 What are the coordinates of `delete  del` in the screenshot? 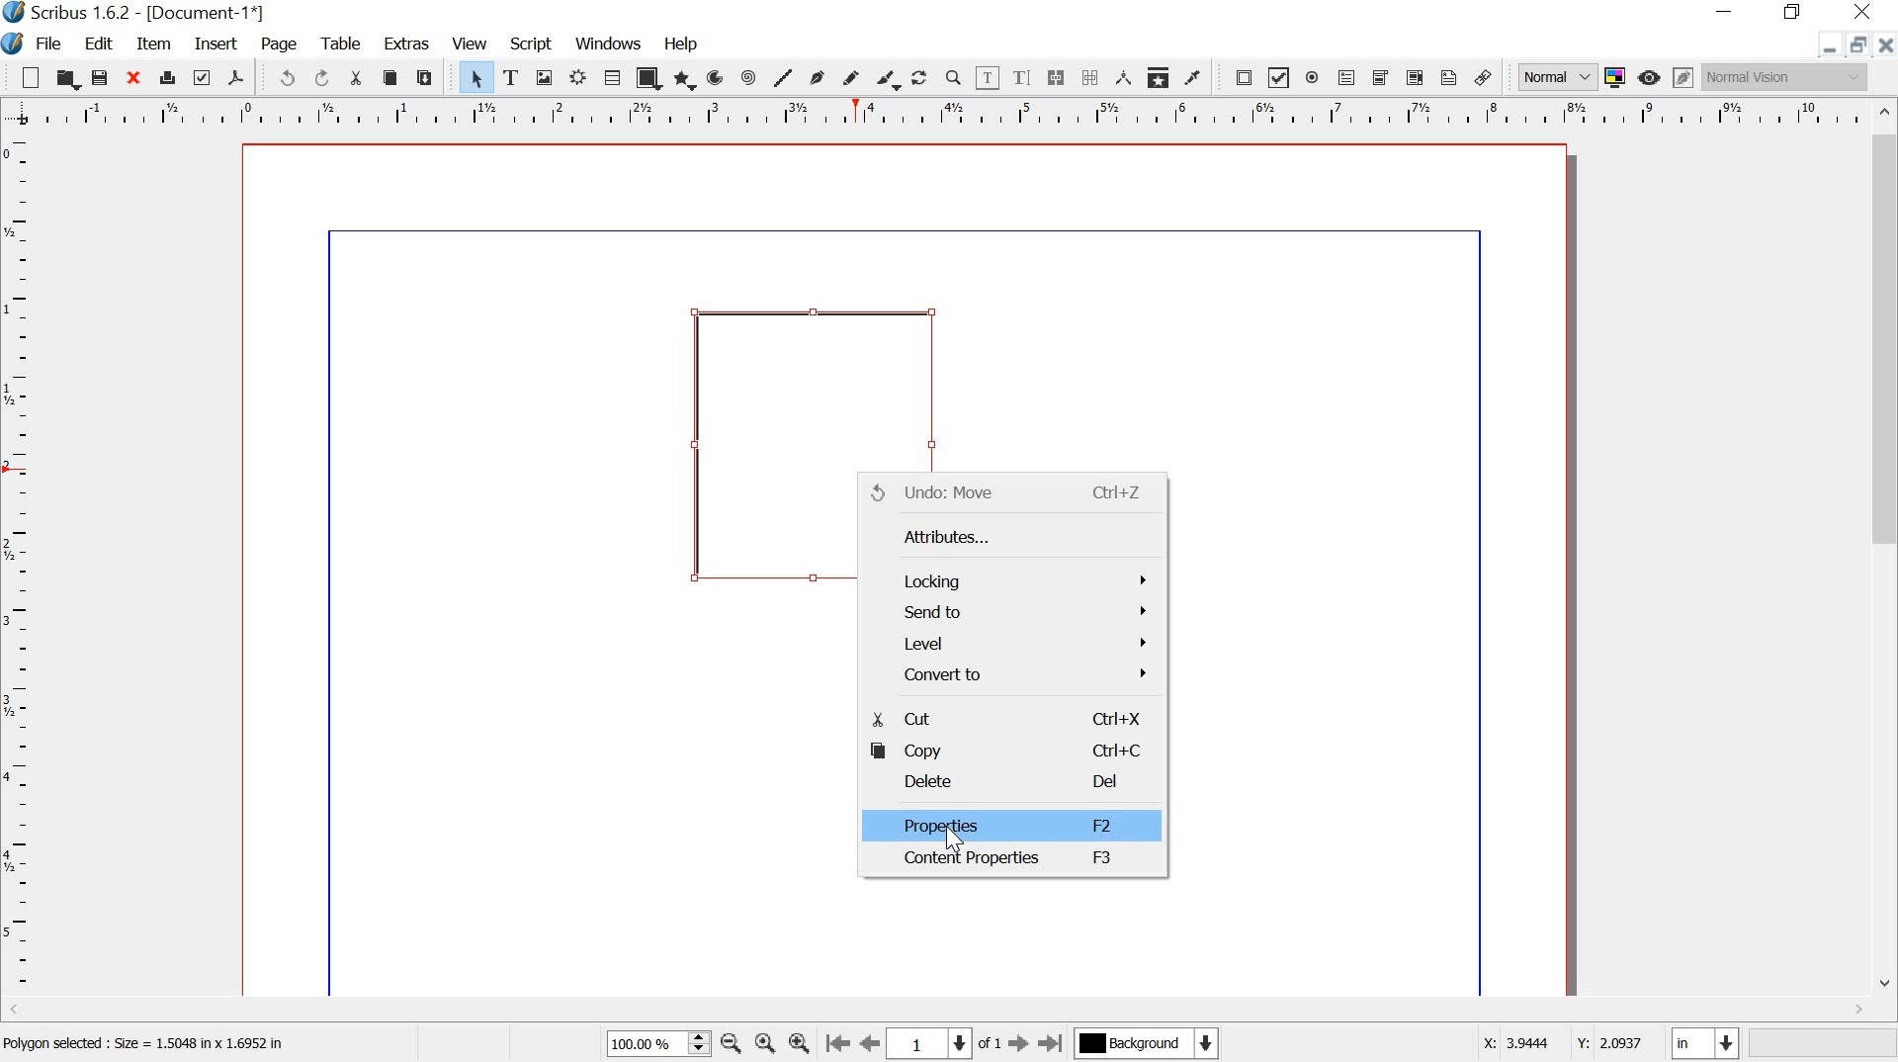 It's located at (1009, 783).